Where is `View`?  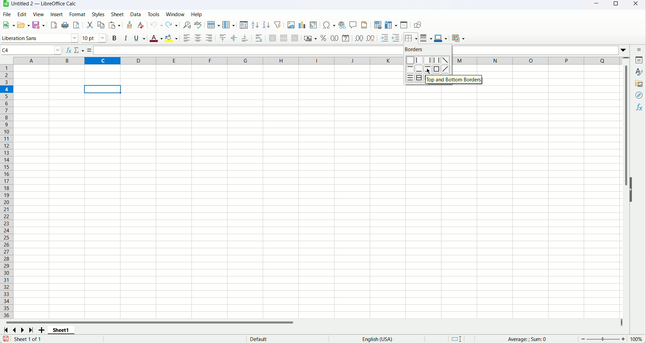 View is located at coordinates (38, 15).